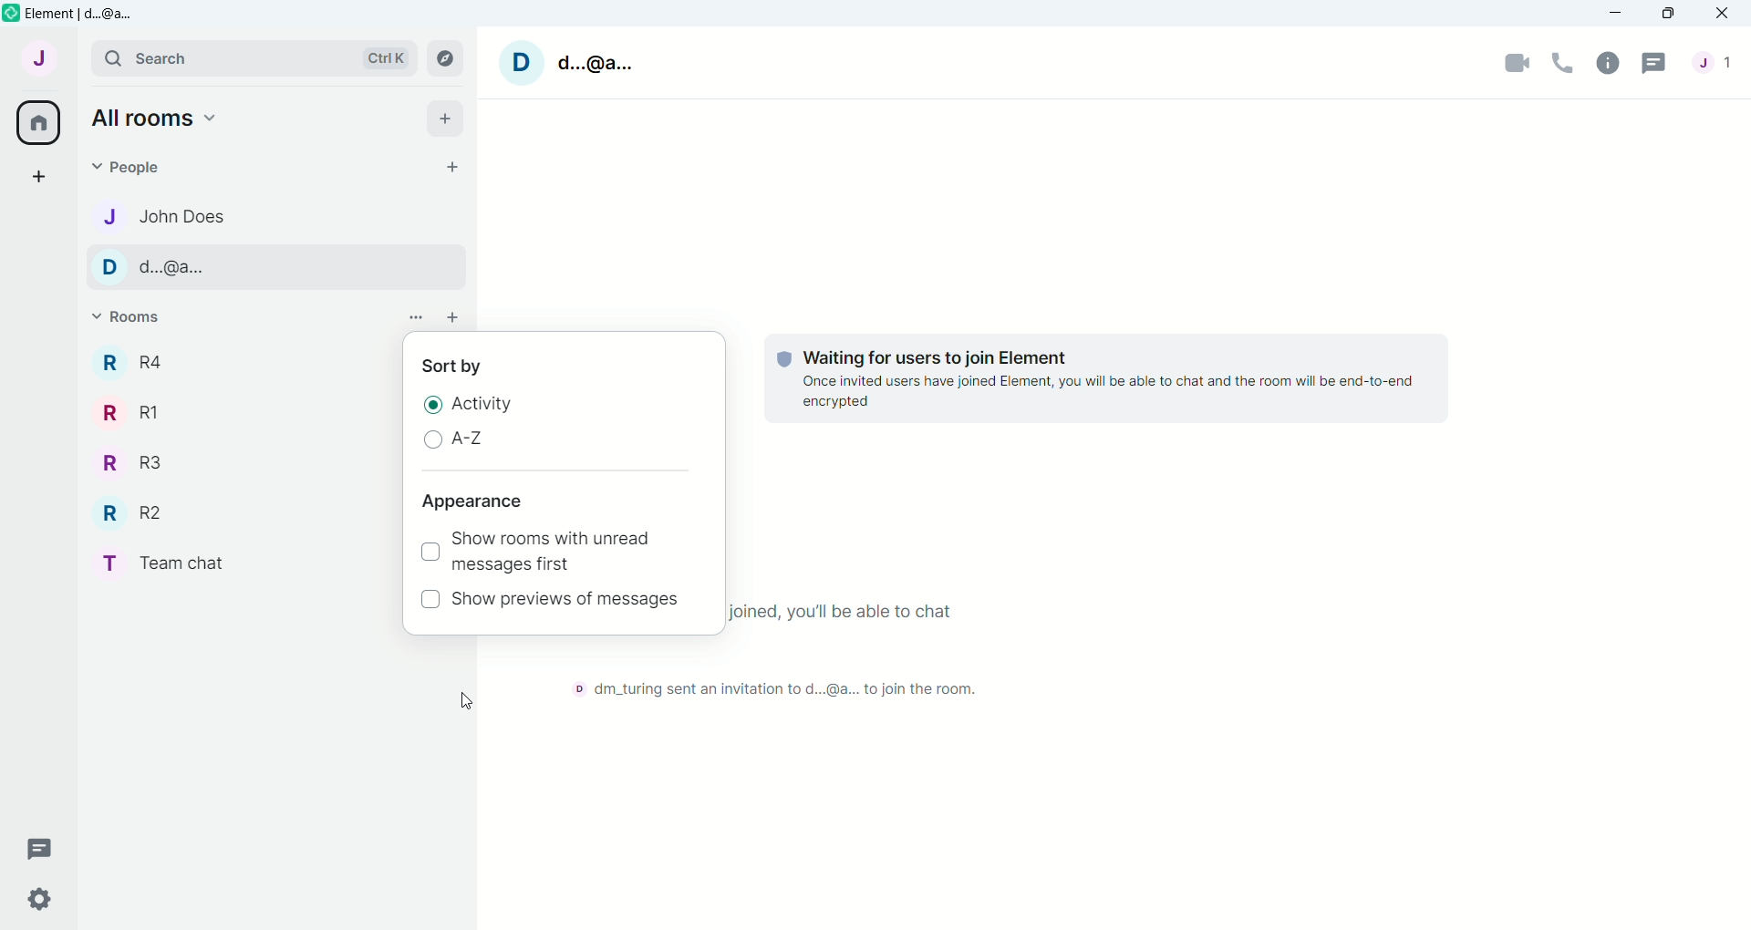 The height and width of the screenshot is (930, 1751). What do you see at coordinates (567, 601) in the screenshot?
I see `Show previews of messages` at bounding box center [567, 601].